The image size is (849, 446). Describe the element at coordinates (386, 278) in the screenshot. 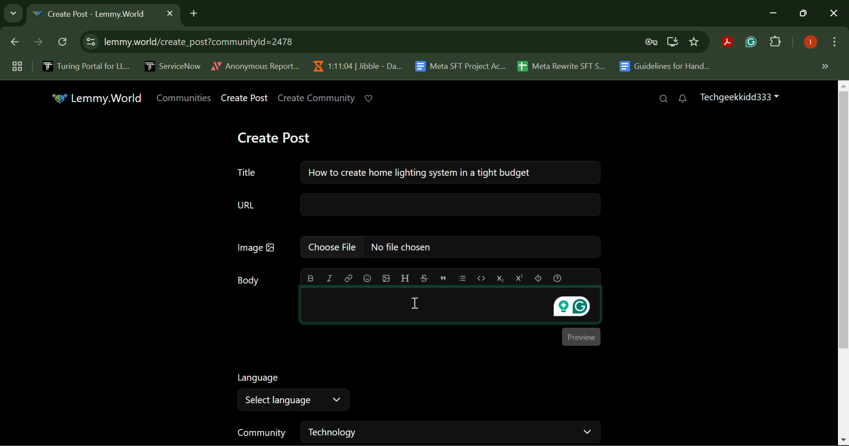

I see `upload image` at that location.